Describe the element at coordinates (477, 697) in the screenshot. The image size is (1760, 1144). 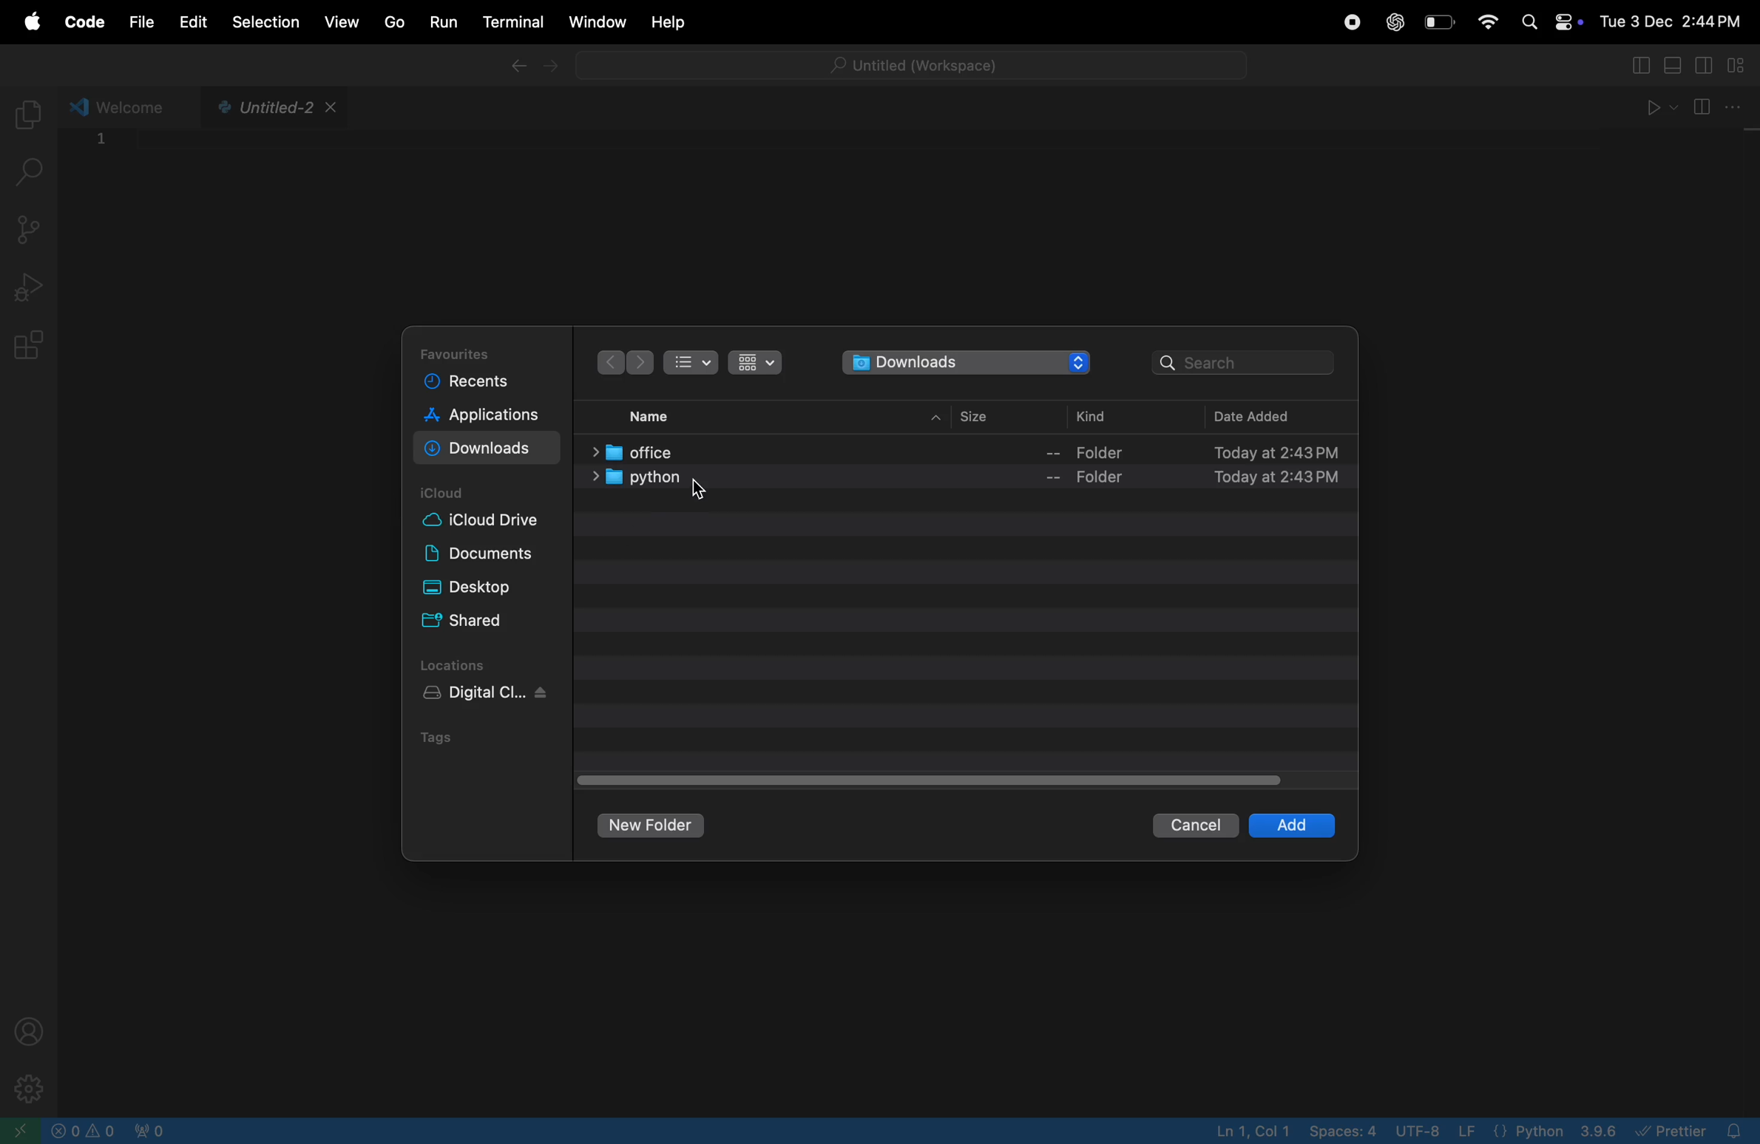
I see `digital clock` at that location.